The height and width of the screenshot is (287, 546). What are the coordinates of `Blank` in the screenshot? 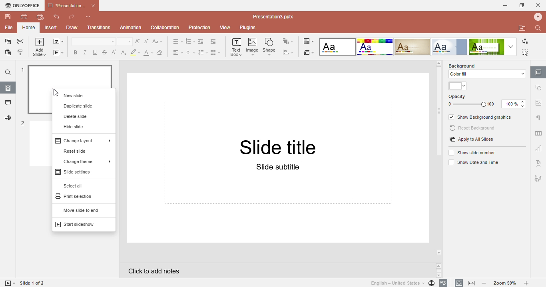 It's located at (337, 47).